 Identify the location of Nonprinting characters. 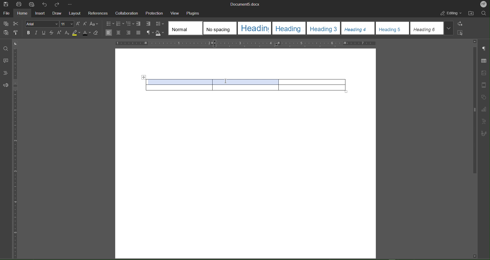
(150, 33).